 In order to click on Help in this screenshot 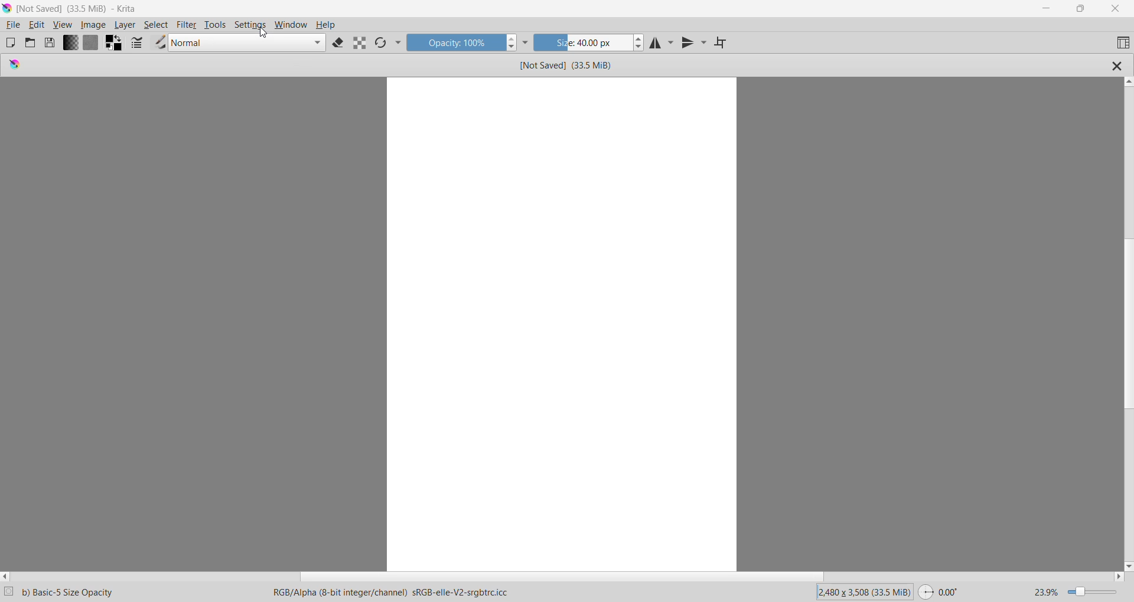, I will do `click(325, 24)`.